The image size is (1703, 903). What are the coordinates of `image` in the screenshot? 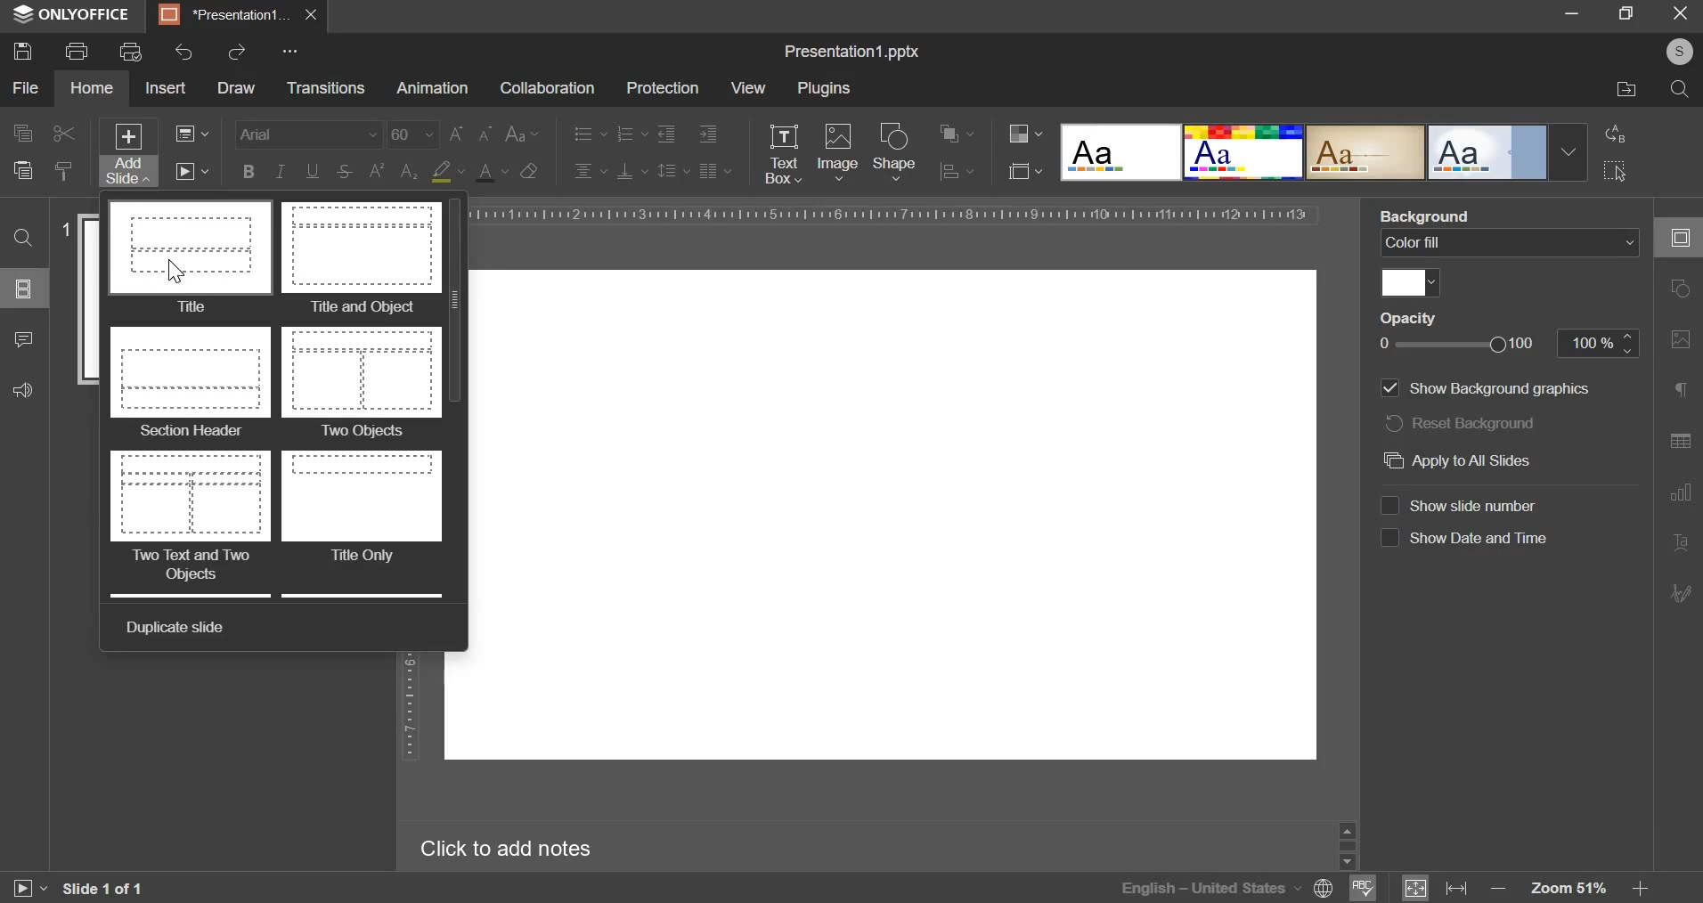 It's located at (838, 150).